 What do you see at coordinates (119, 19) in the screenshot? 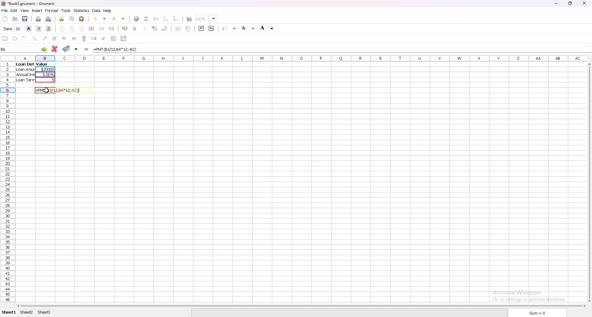
I see `redo` at bounding box center [119, 19].